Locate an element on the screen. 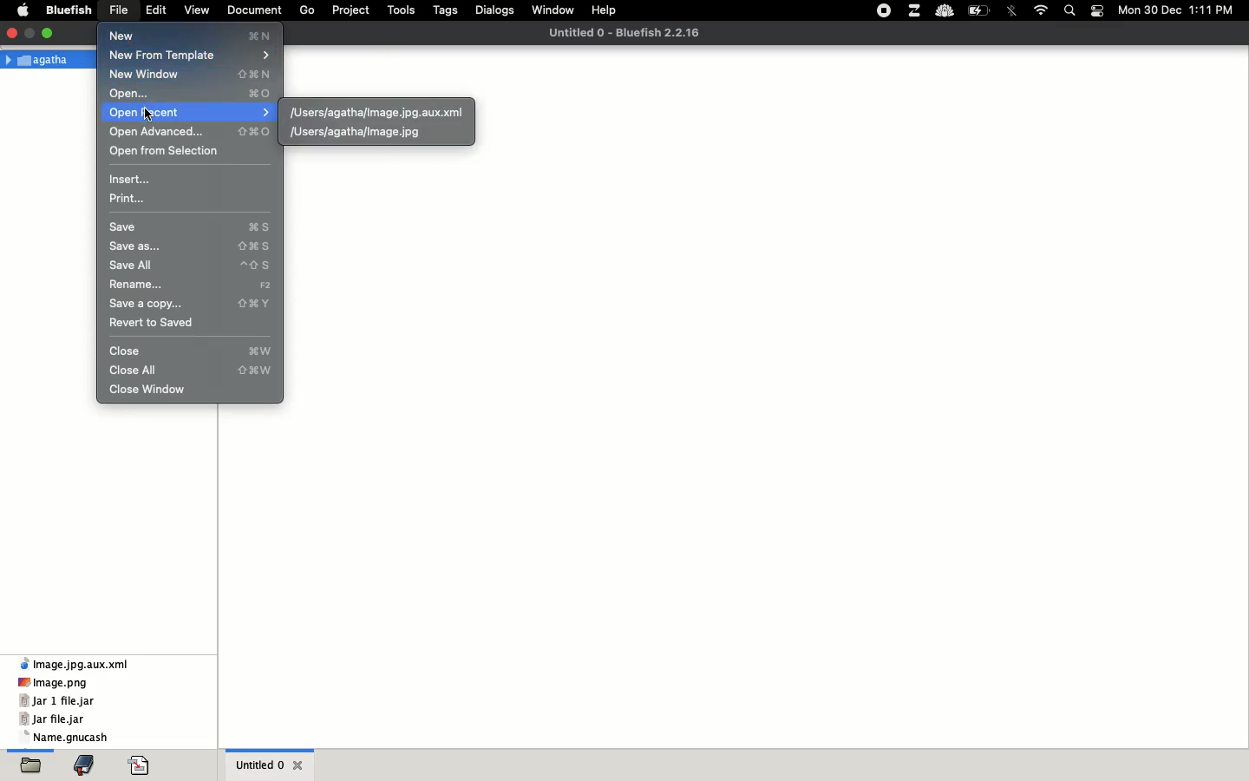 The width and height of the screenshot is (1249, 781). save as...   command S is located at coordinates (188, 248).